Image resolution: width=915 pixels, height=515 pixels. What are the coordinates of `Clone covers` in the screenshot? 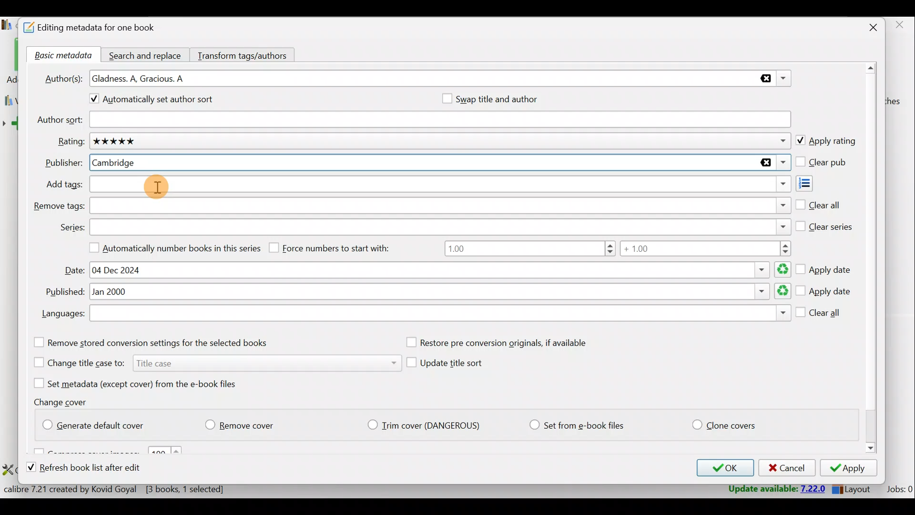 It's located at (722, 423).